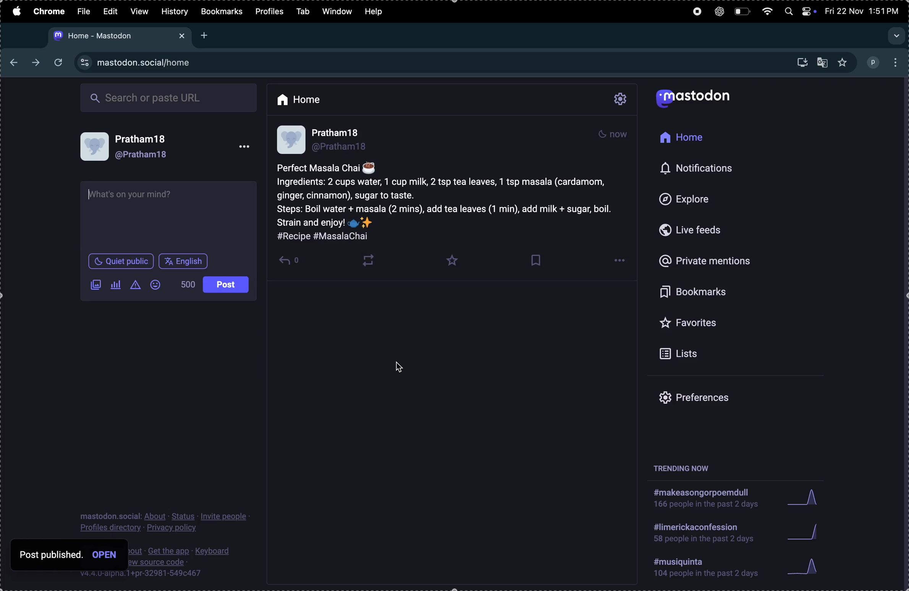 This screenshot has height=591, width=909. Describe the element at coordinates (84, 12) in the screenshot. I see `file` at that location.